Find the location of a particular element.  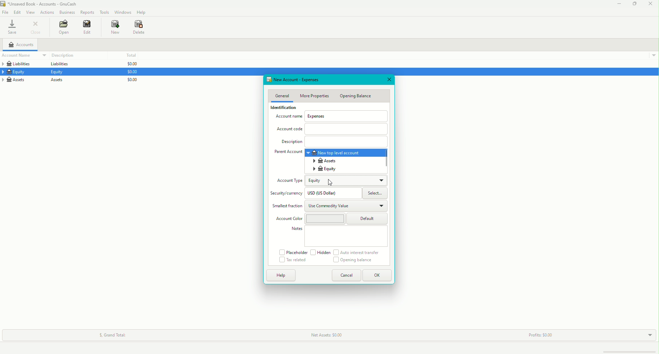

Tools is located at coordinates (104, 11).